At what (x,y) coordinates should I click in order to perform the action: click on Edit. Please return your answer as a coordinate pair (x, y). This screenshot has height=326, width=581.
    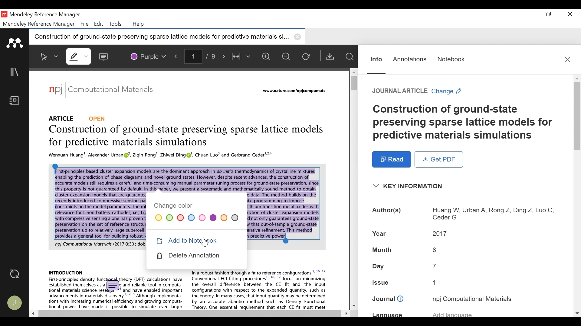
    Looking at the image, I should click on (98, 24).